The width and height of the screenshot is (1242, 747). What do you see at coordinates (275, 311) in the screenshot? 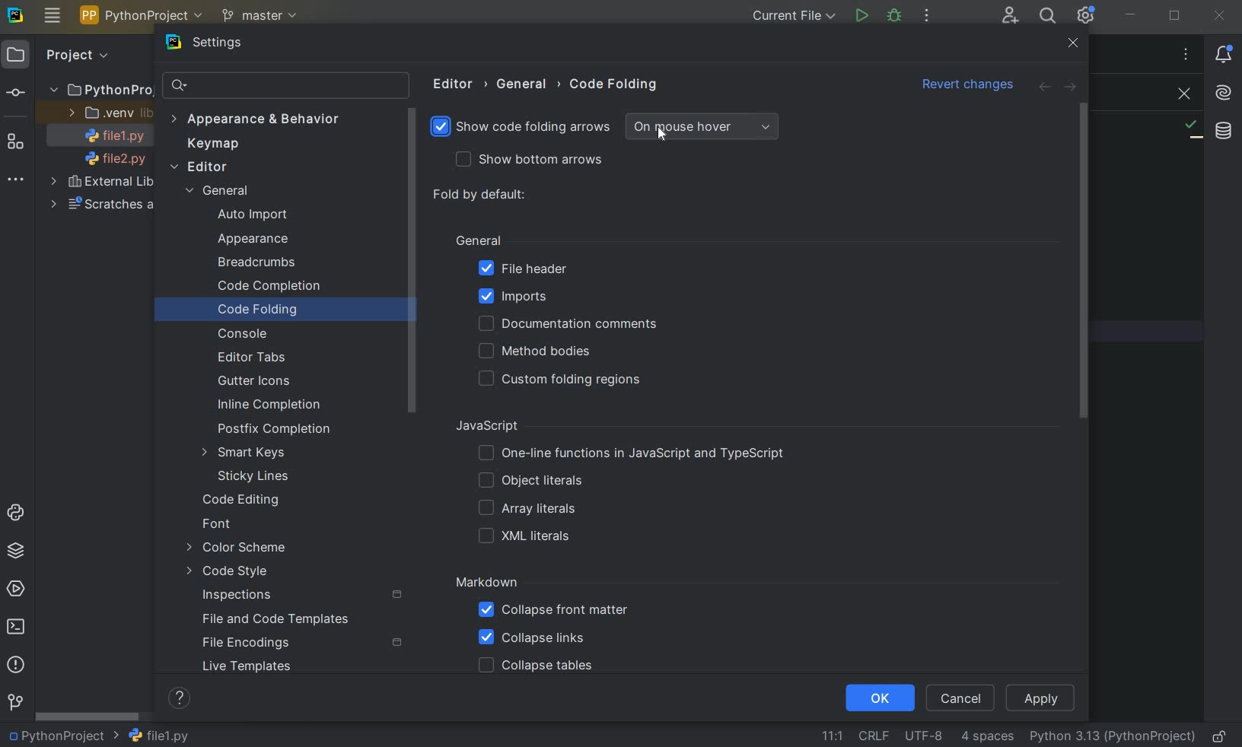
I see `CODE FOLDING` at bounding box center [275, 311].